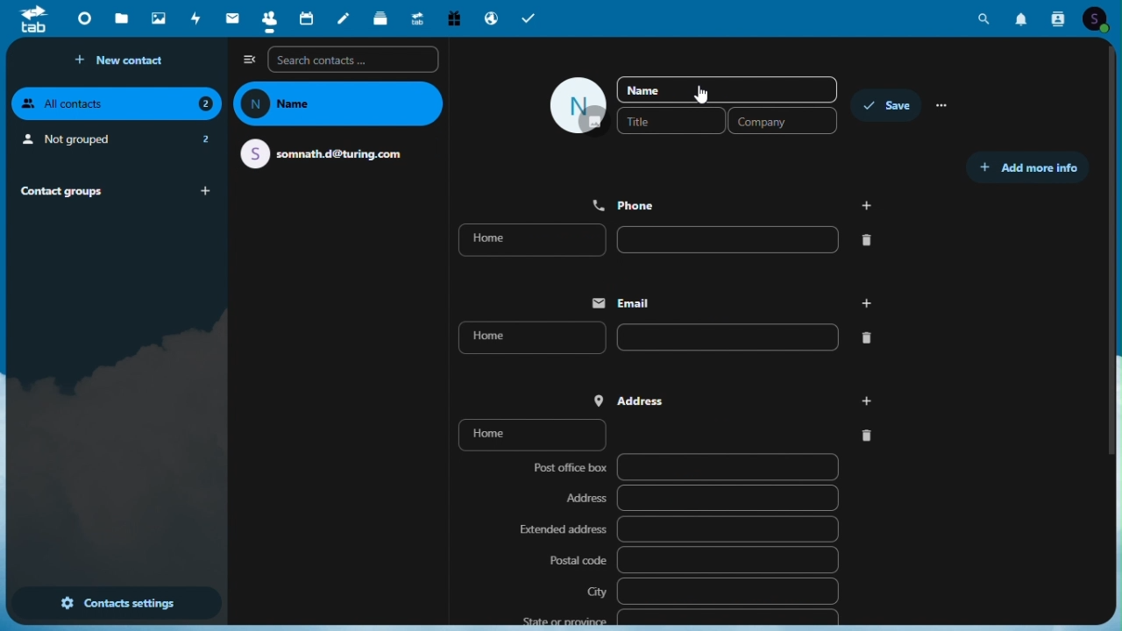 This screenshot has height=631, width=1122. I want to click on Upgrade, so click(417, 17).